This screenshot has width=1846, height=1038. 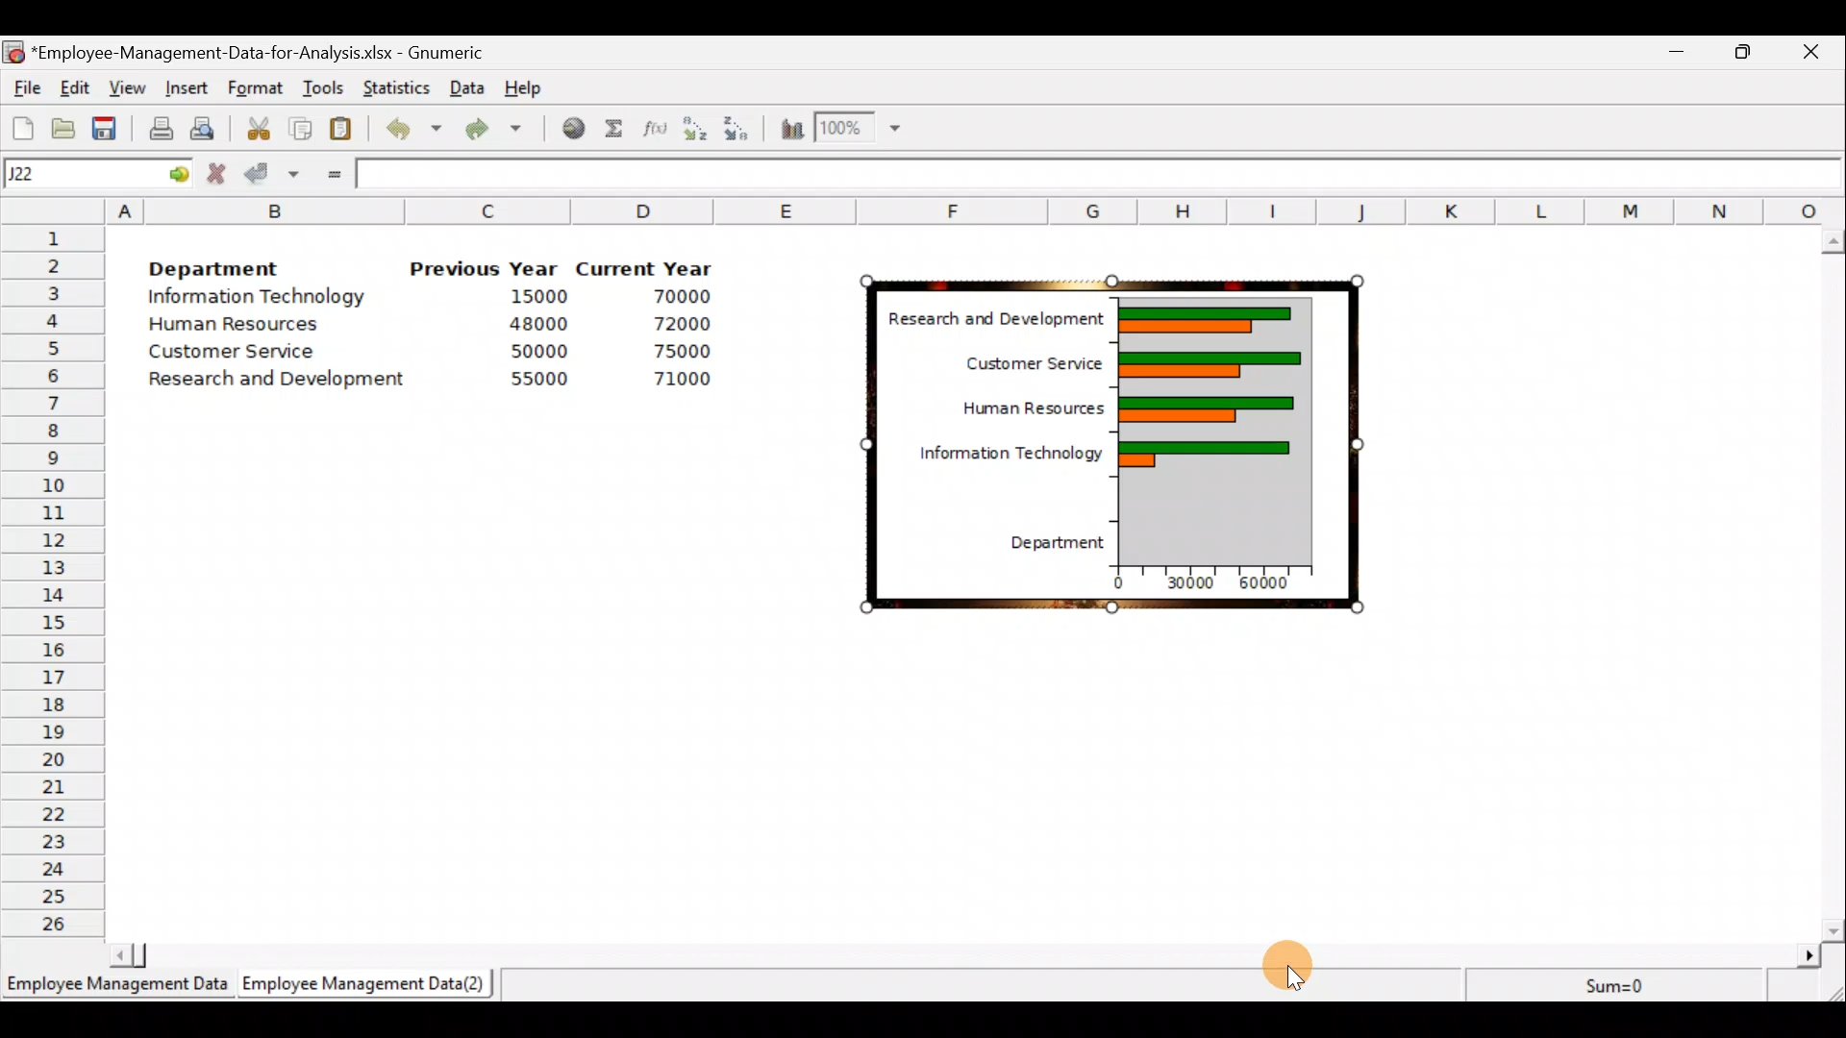 What do you see at coordinates (958, 954) in the screenshot?
I see `Scroll bar` at bounding box center [958, 954].